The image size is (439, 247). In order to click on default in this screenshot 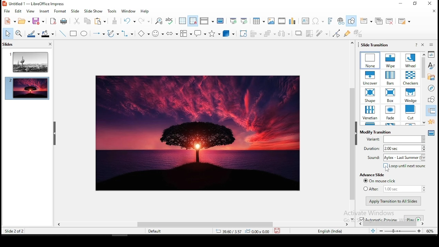, I will do `click(156, 232)`.